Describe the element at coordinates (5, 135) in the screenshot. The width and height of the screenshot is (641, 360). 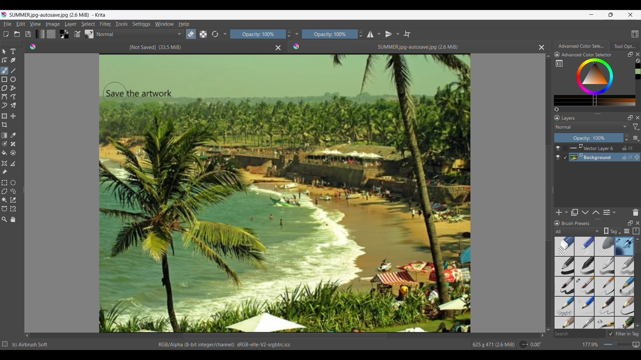
I see `Draw a gradient` at that location.